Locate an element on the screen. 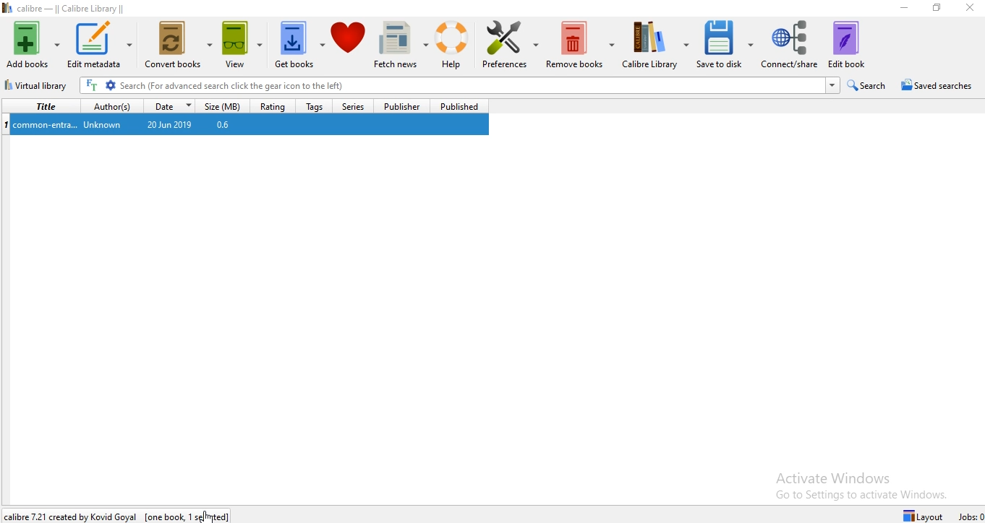  Saved searches is located at coordinates (937, 86).